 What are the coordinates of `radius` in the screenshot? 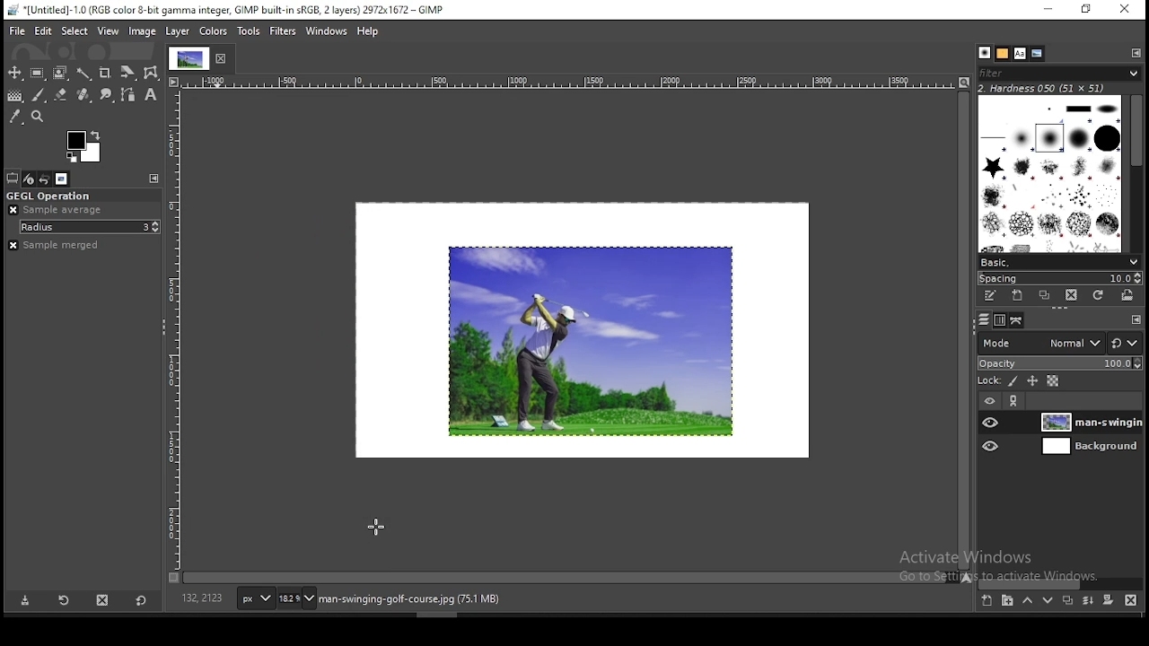 It's located at (90, 227).